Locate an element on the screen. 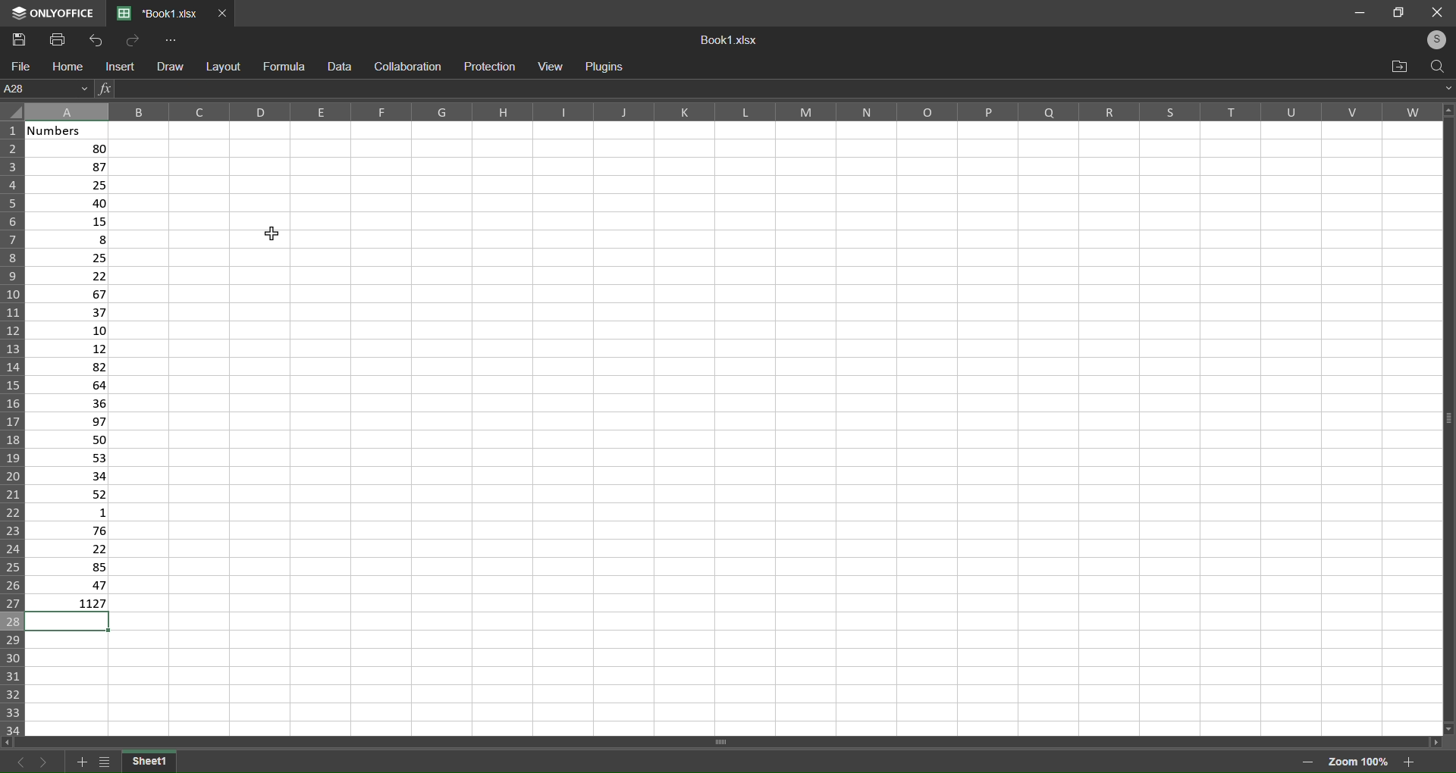 Image resolution: width=1456 pixels, height=773 pixels. move left is located at coordinates (12, 740).